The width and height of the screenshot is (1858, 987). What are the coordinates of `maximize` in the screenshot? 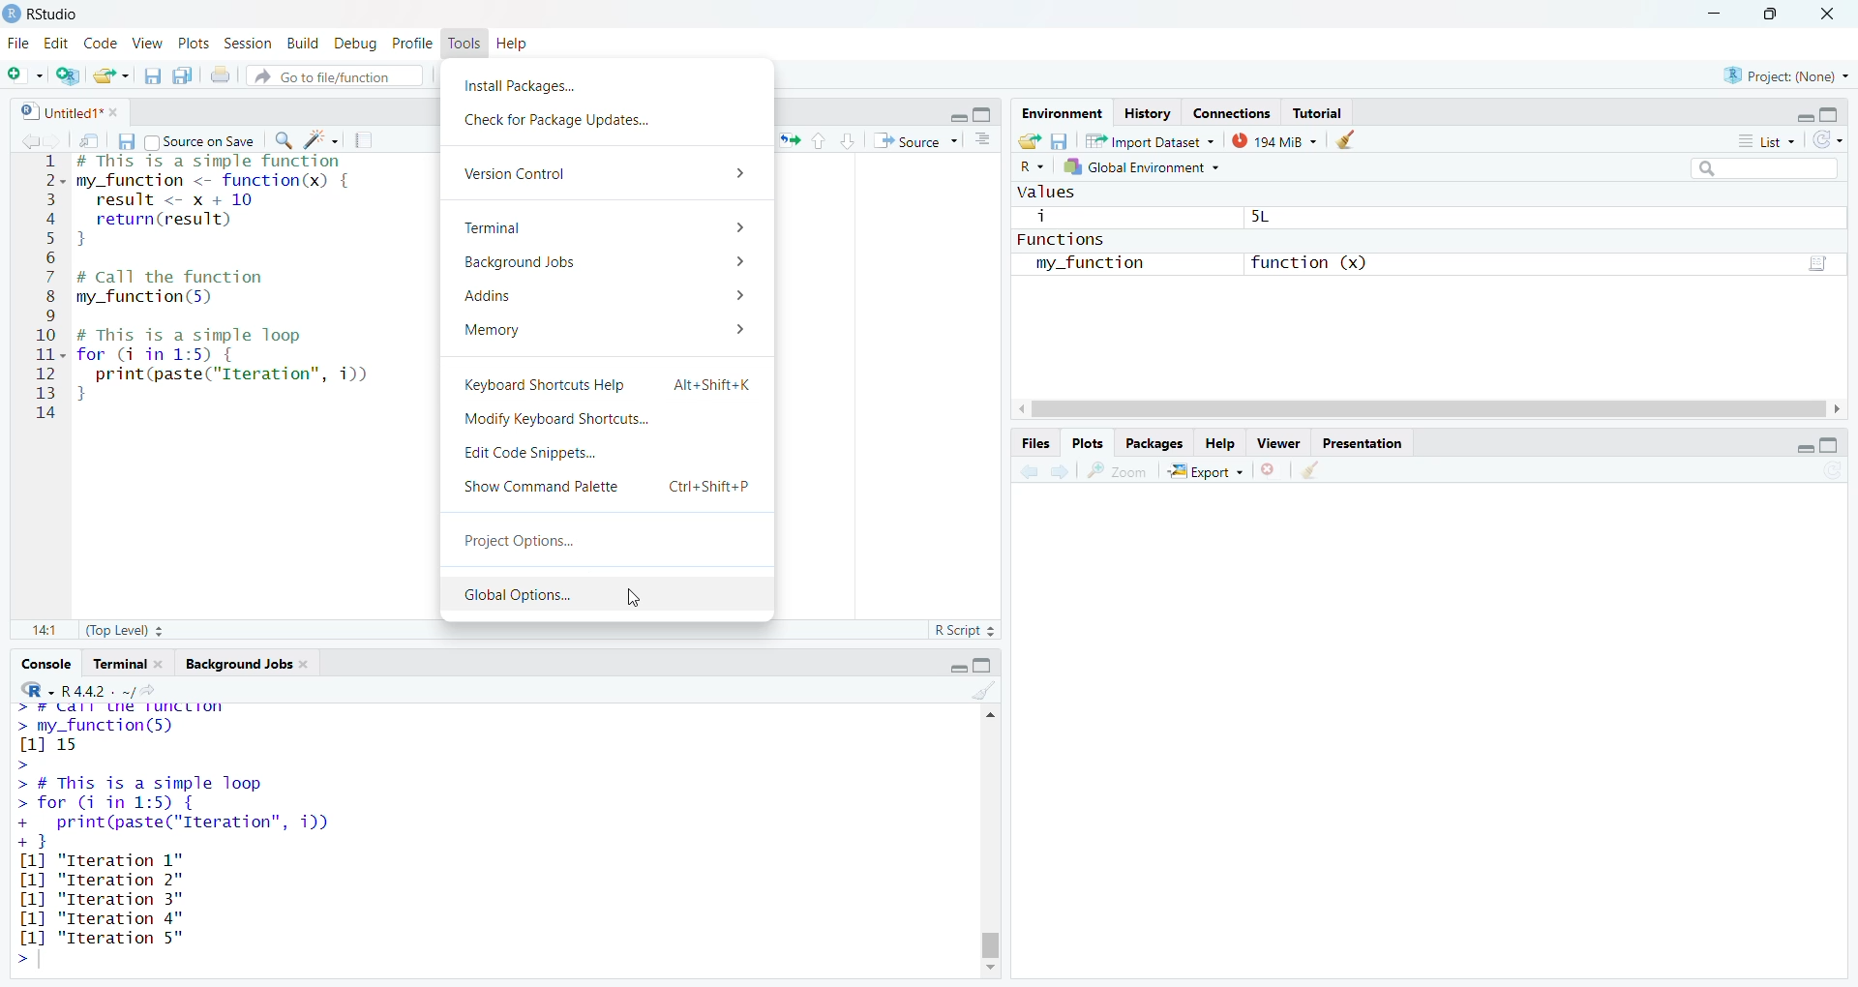 It's located at (989, 114).